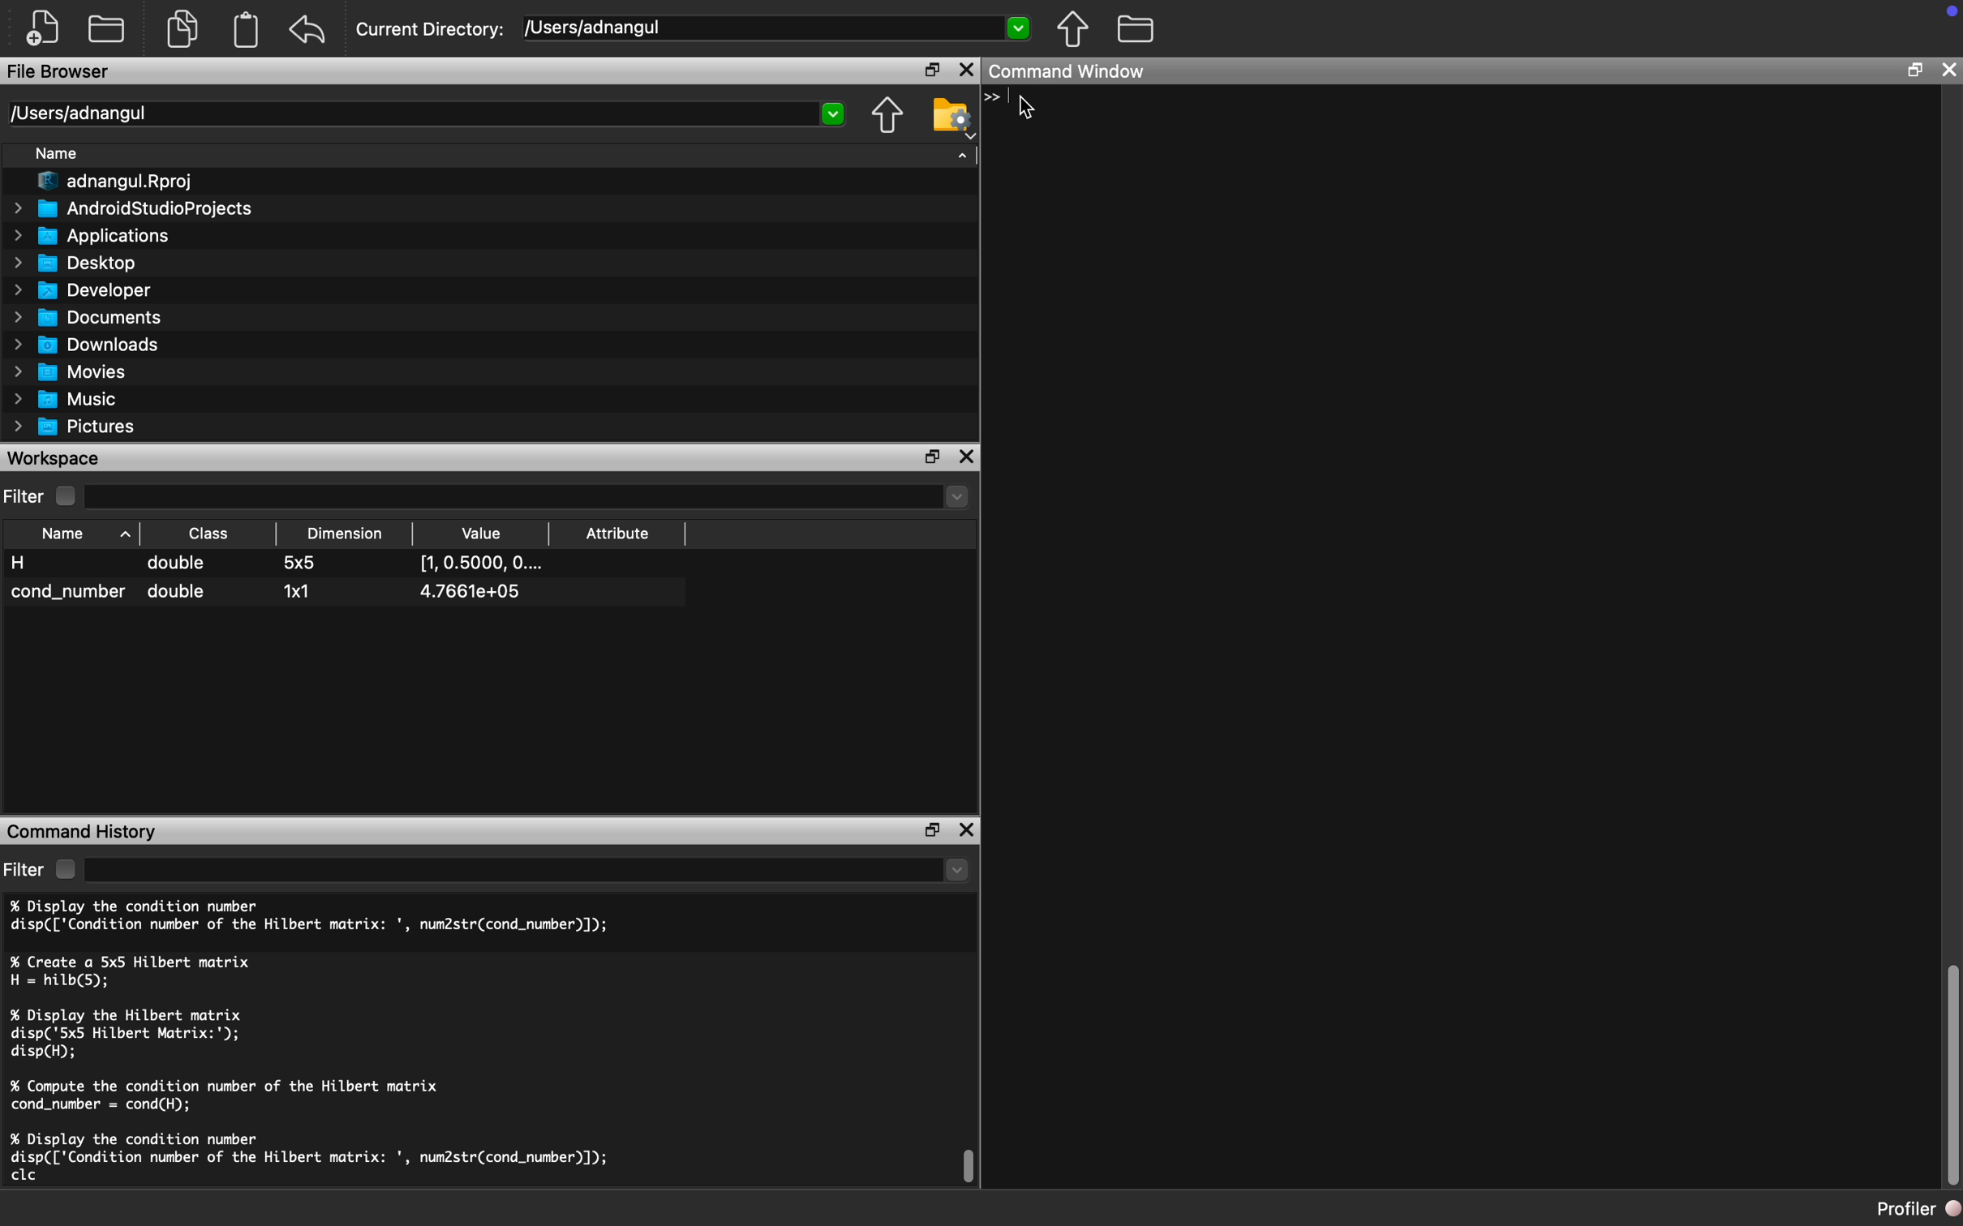  Describe the element at coordinates (530, 872) in the screenshot. I see `dropdown` at that location.